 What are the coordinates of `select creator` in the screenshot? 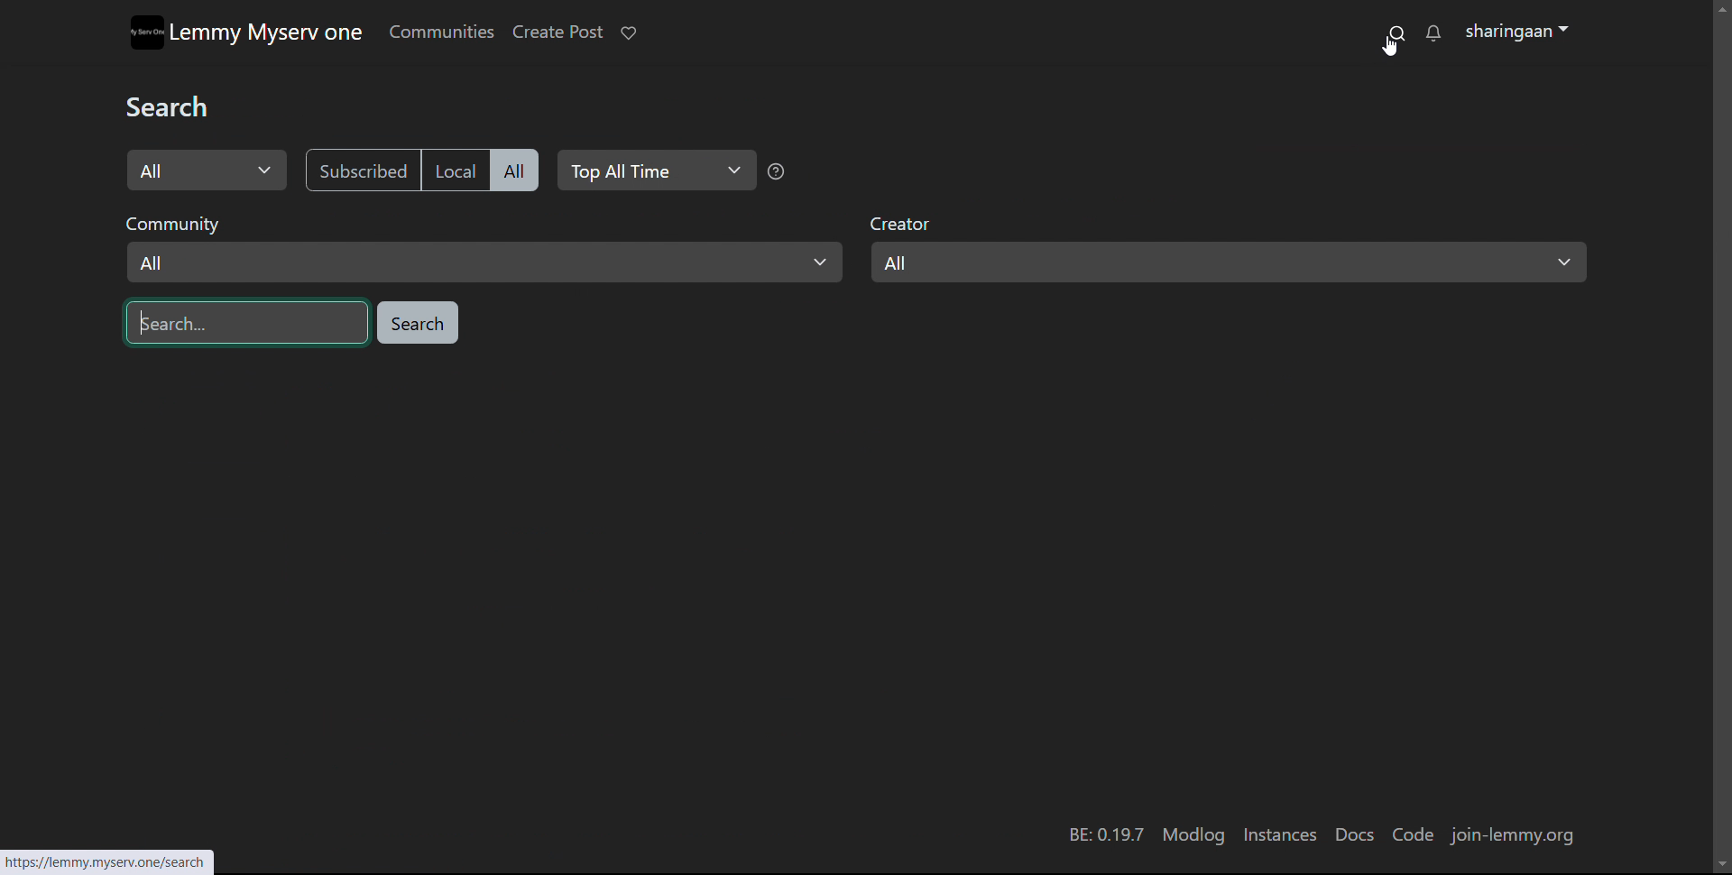 It's located at (1228, 250).